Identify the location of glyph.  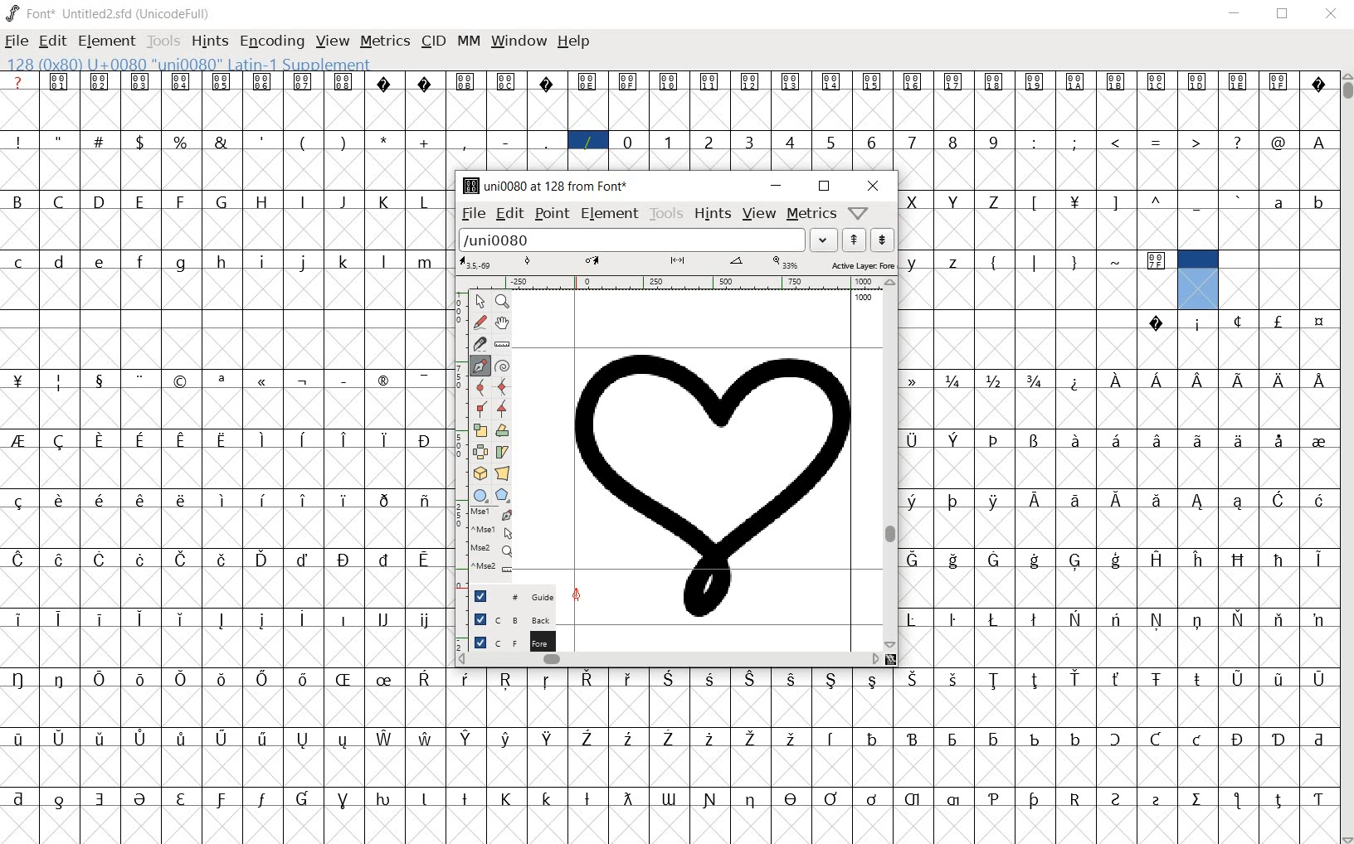
(59, 81).